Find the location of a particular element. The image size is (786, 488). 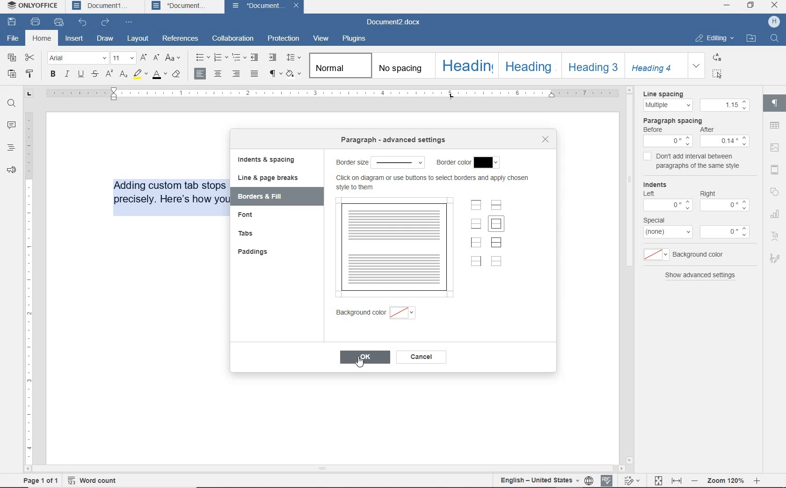

close is located at coordinates (545, 139).